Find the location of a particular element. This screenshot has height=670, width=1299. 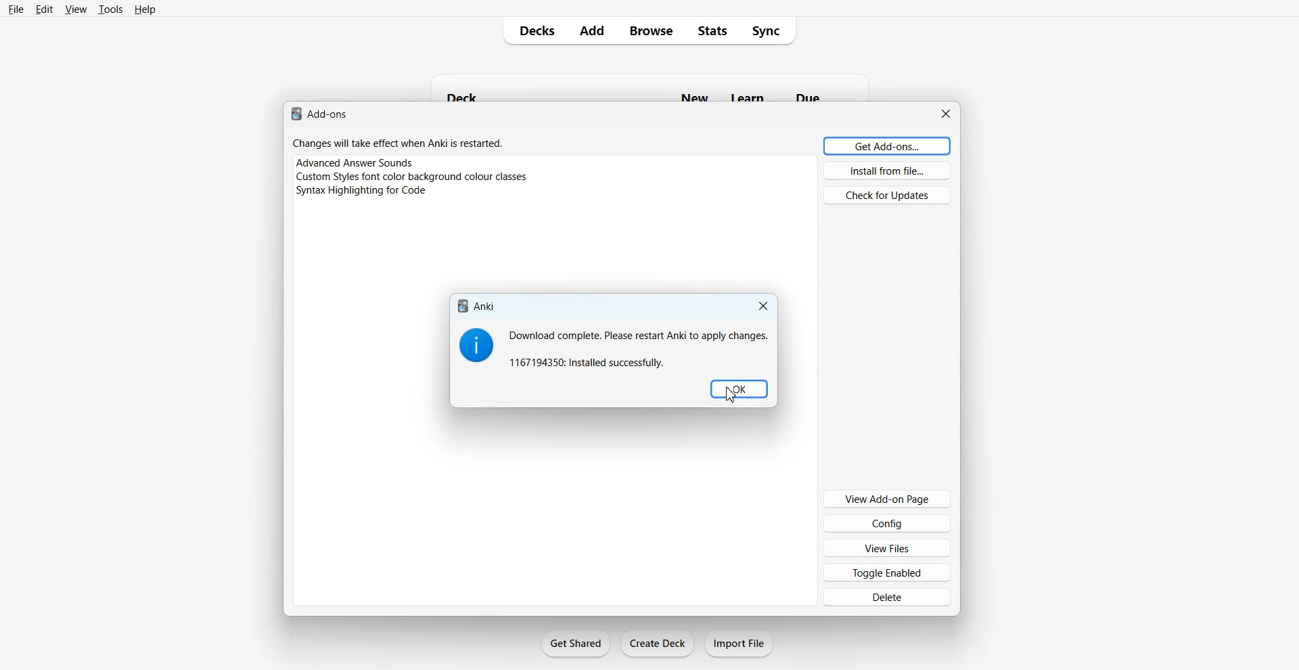

Tools is located at coordinates (110, 9).